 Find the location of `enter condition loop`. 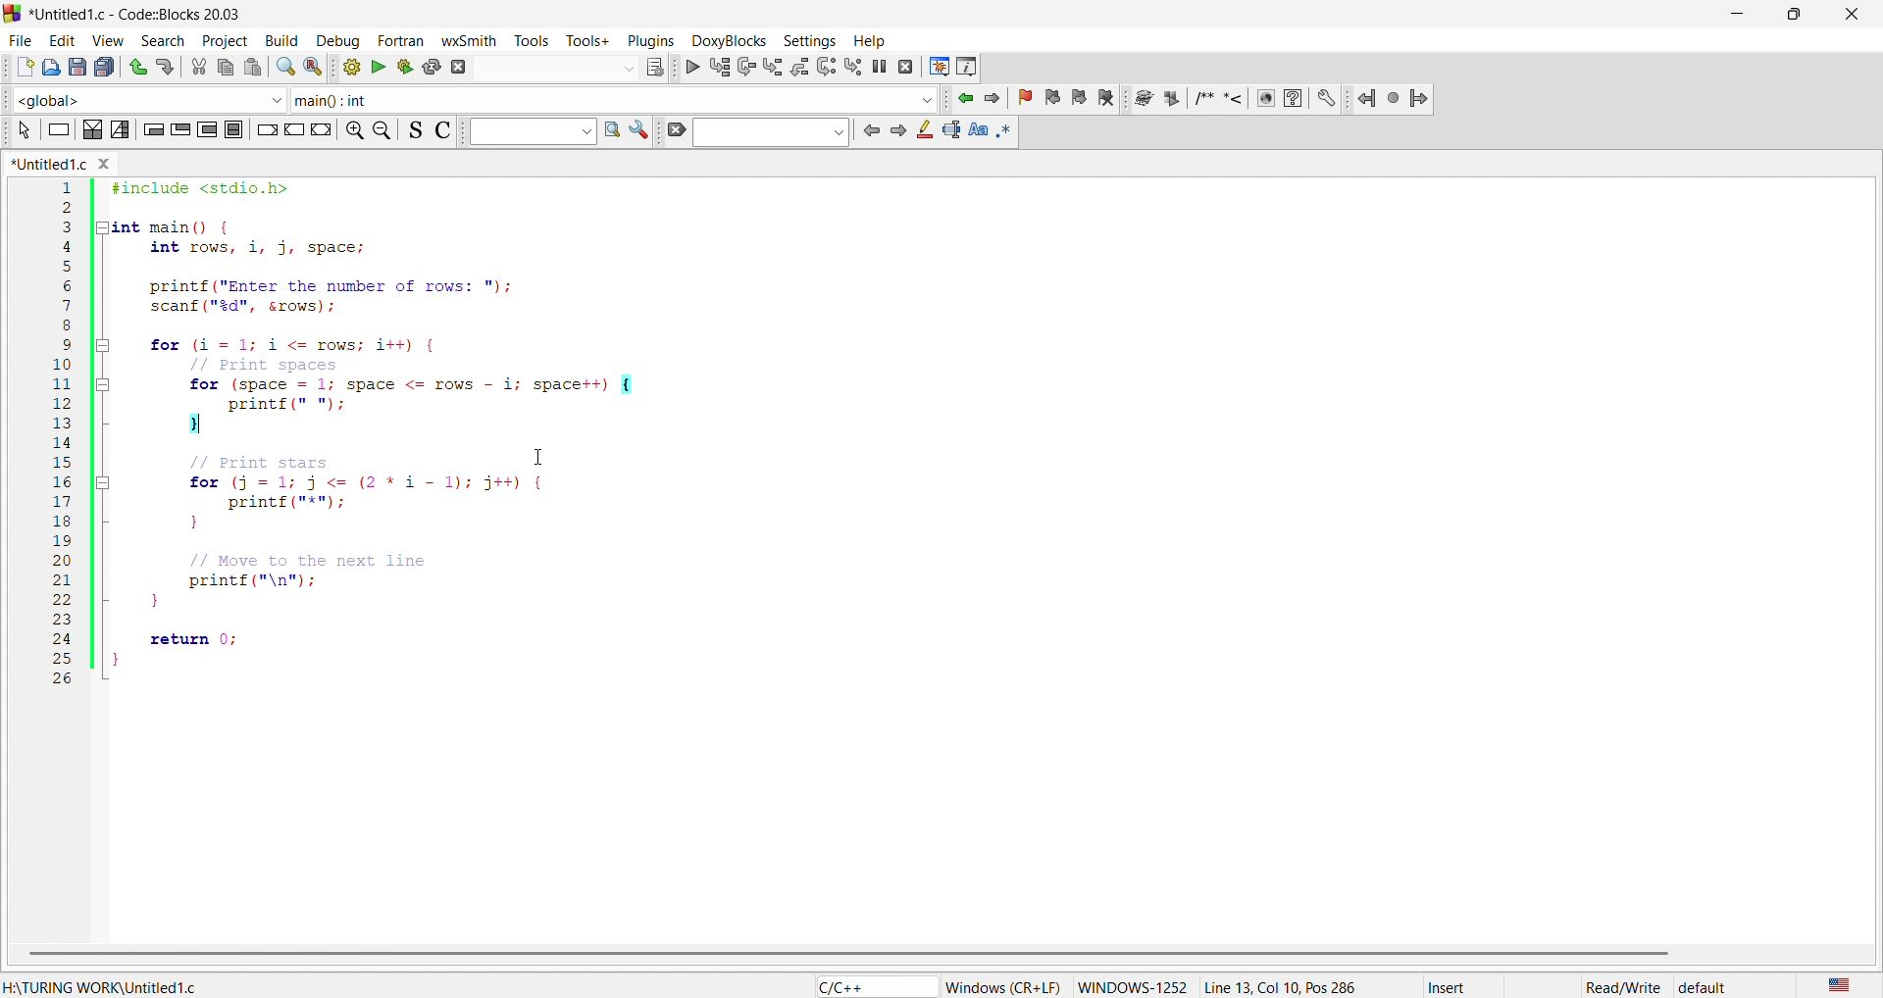

enter condition loop is located at coordinates (152, 129).